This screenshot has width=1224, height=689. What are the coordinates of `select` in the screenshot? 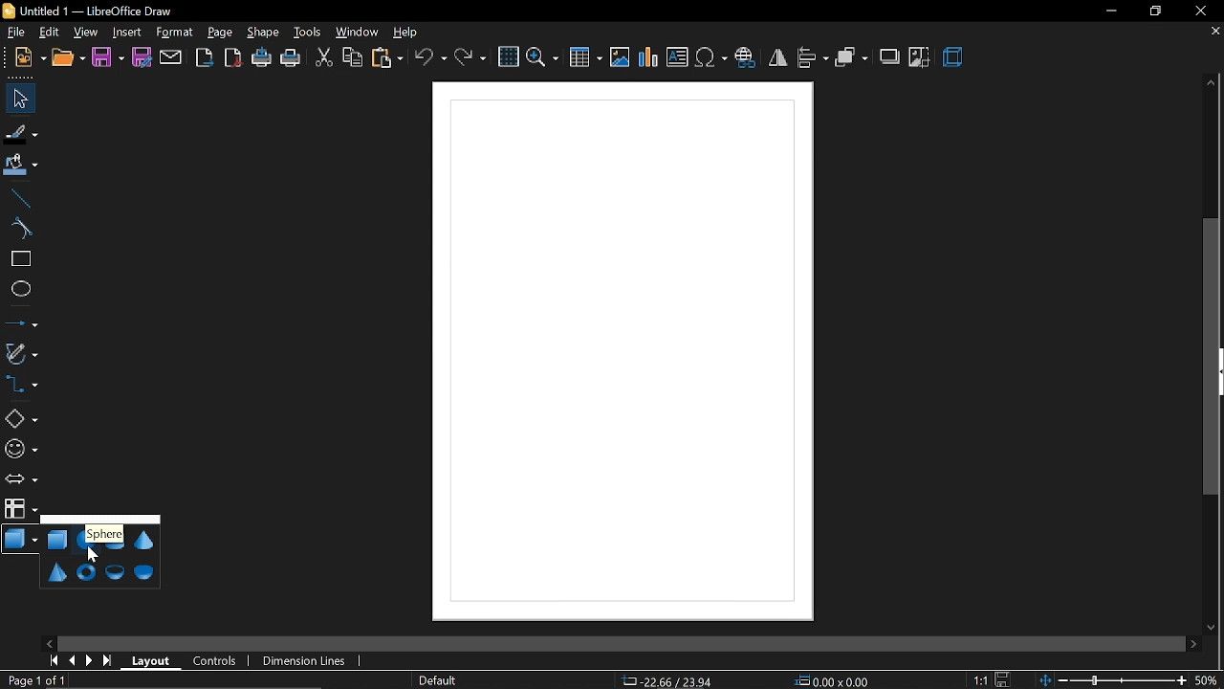 It's located at (17, 98).